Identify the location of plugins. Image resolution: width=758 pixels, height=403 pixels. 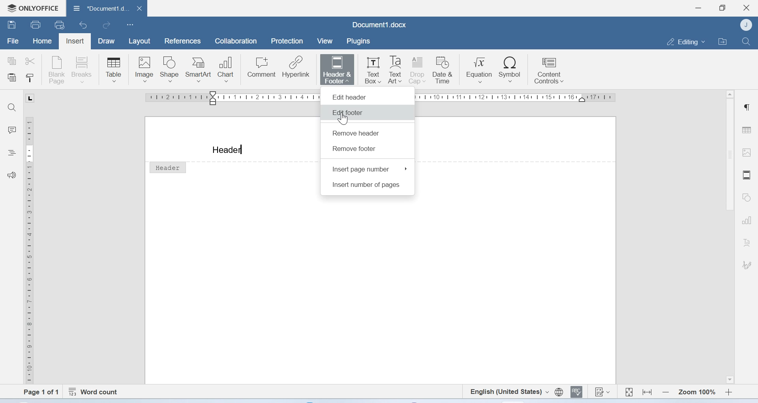
(362, 41).